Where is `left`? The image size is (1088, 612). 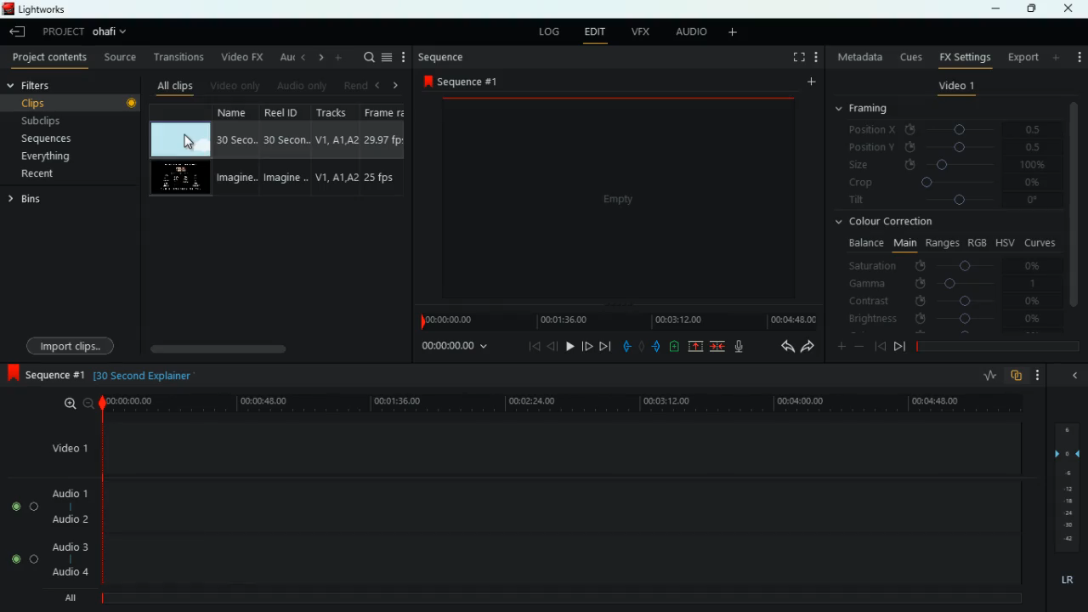
left is located at coordinates (304, 58).